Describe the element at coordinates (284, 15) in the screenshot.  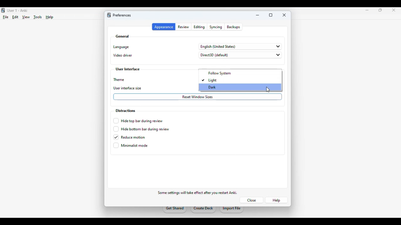
I see `close` at that location.